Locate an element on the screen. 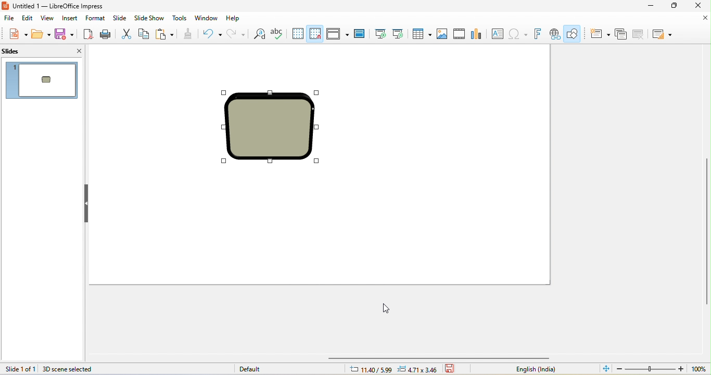 The image size is (711, 375). image is located at coordinates (443, 33).